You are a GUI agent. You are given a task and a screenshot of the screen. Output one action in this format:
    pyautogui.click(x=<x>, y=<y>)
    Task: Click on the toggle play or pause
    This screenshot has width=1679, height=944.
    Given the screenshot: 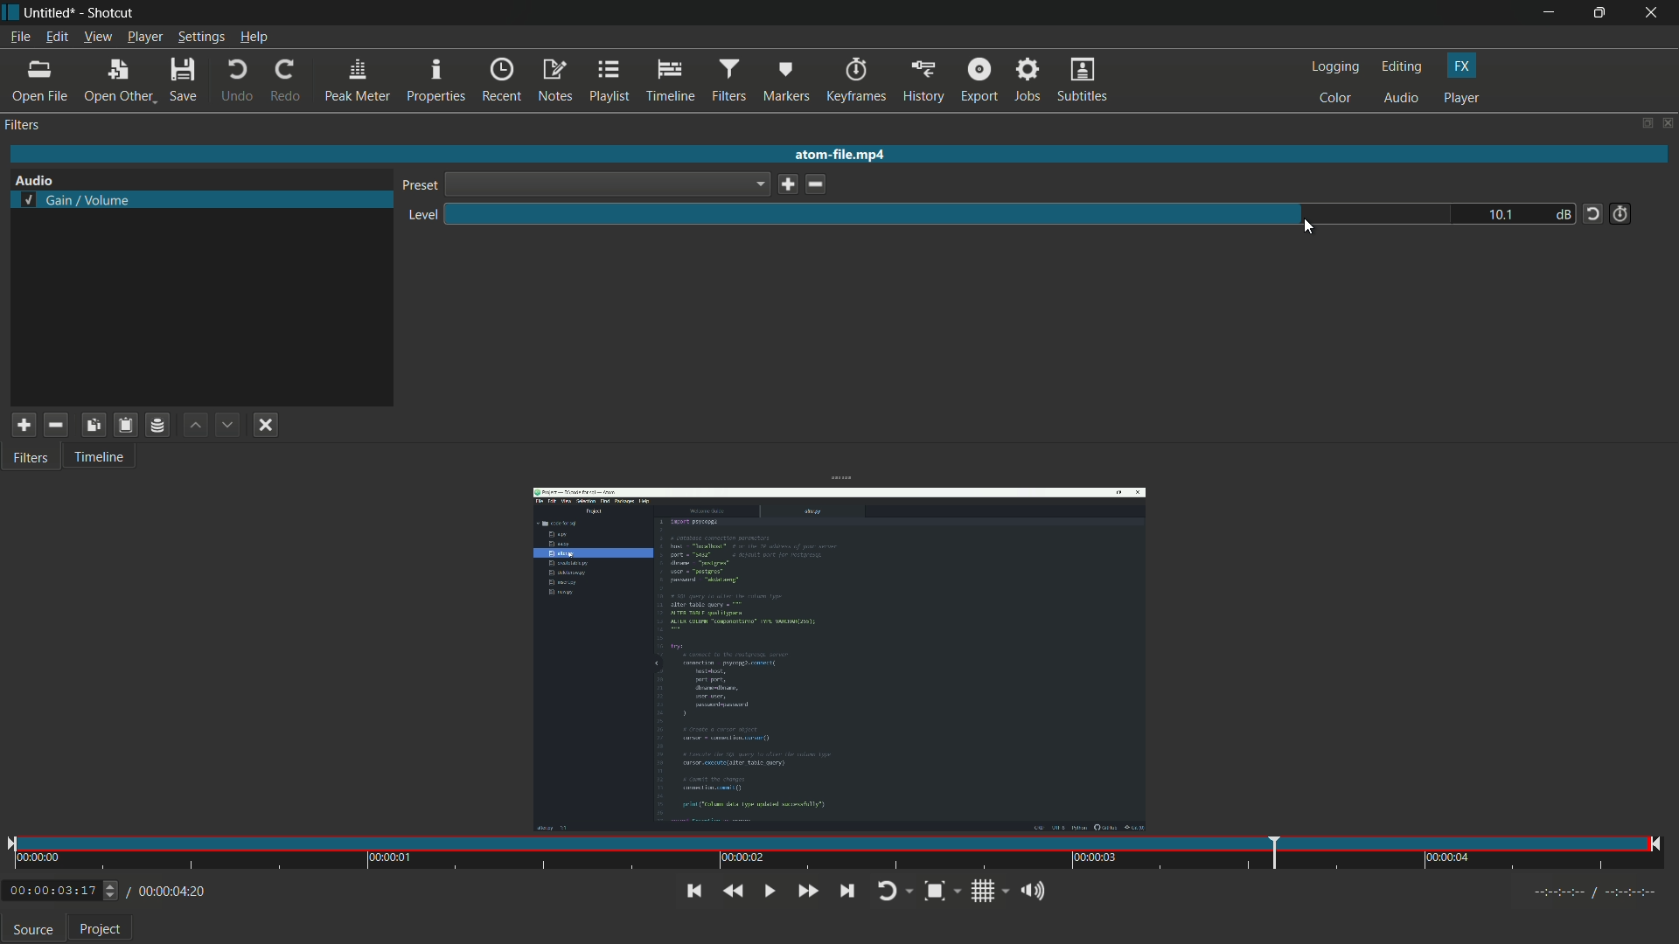 What is the action you would take?
    pyautogui.click(x=769, y=892)
    